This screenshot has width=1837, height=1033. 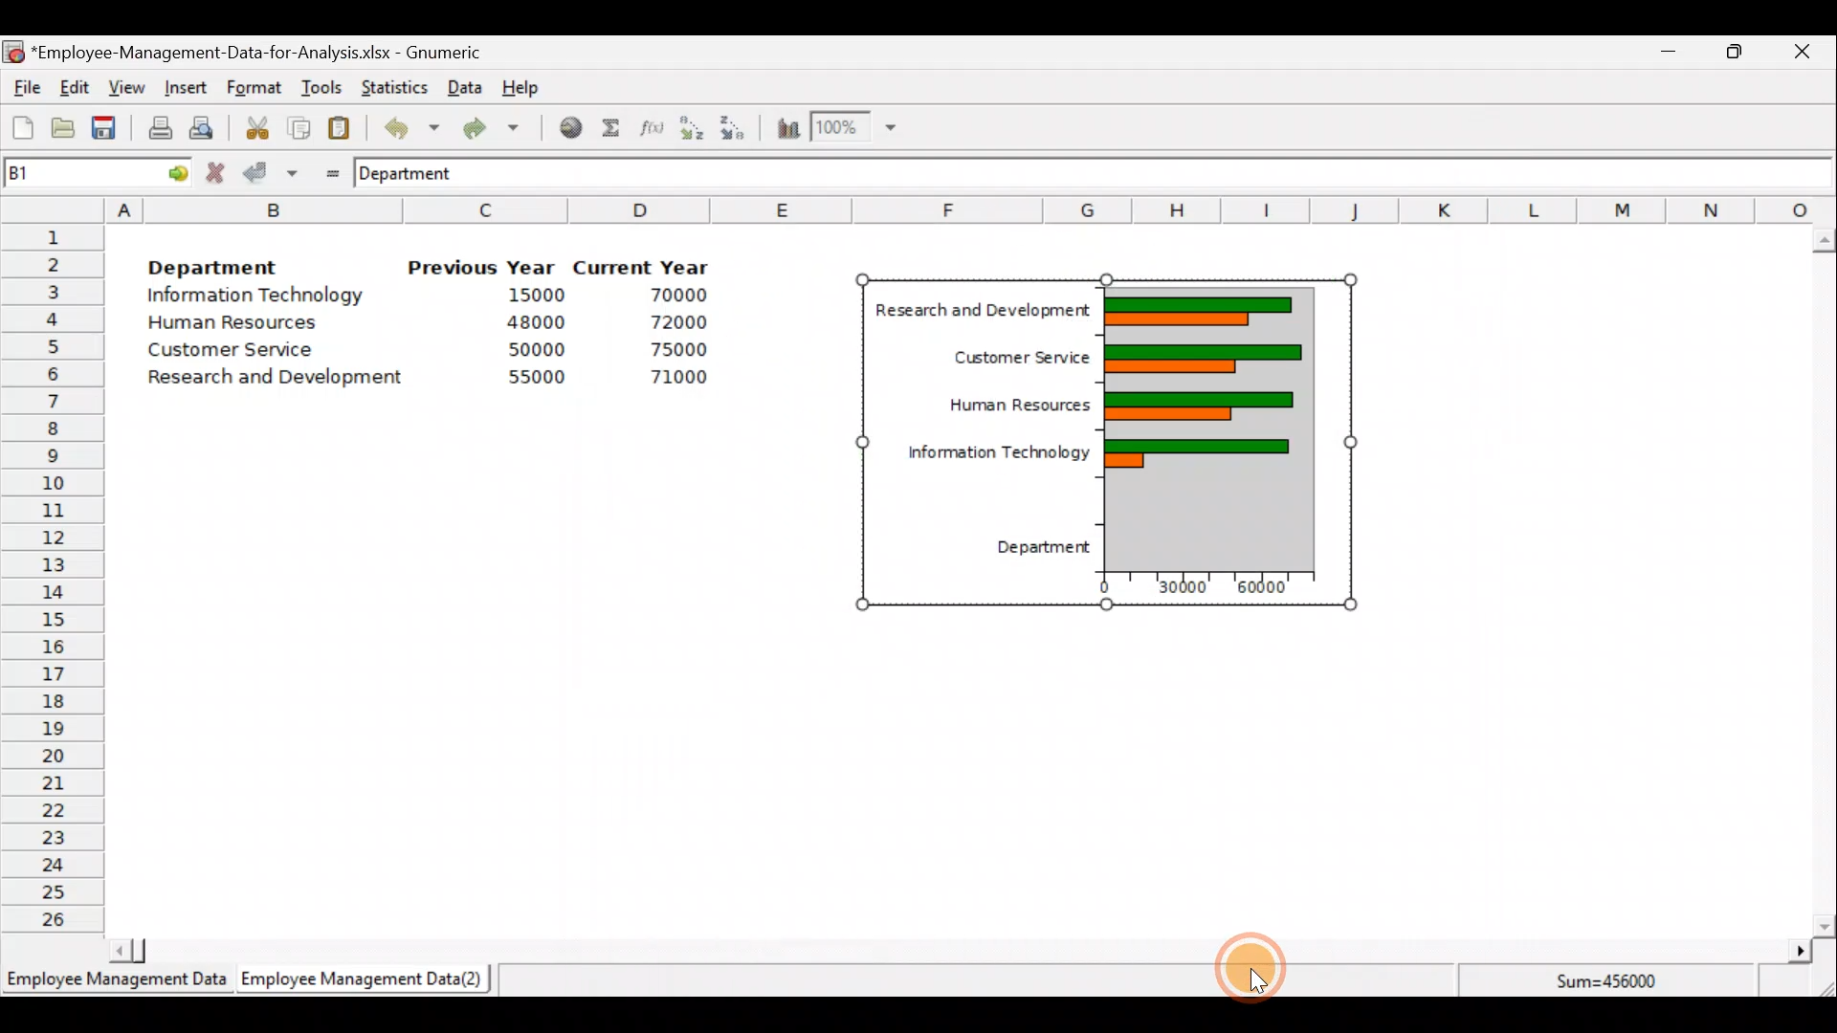 I want to click on 0, so click(x=1101, y=591).